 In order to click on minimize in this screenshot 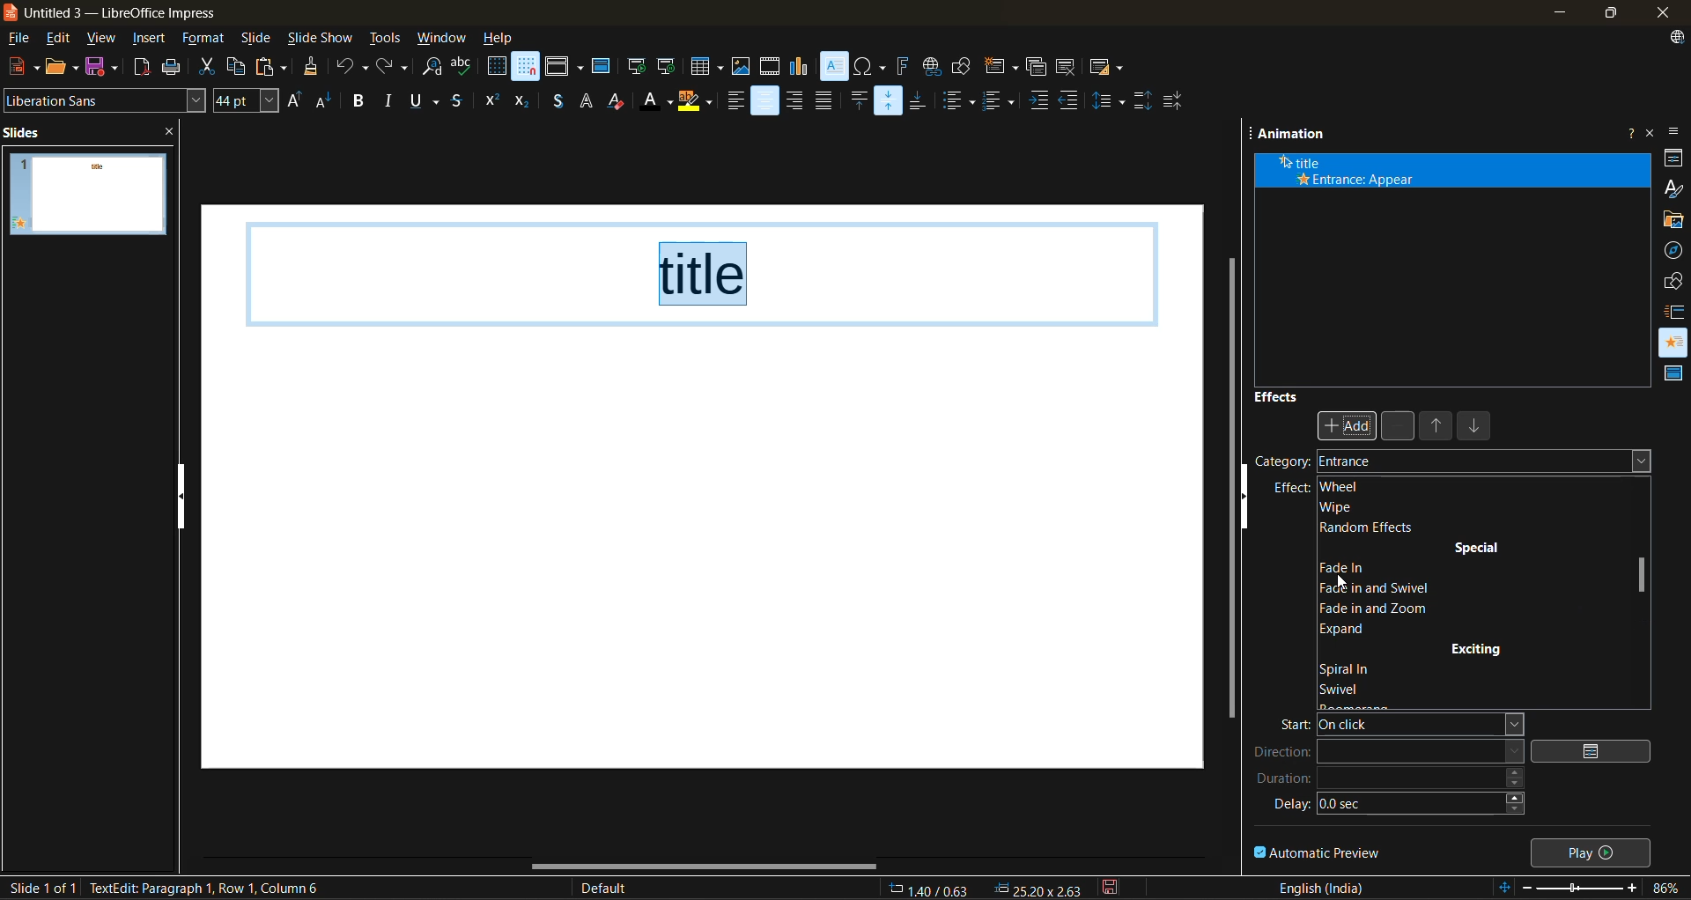, I will do `click(1557, 12)`.